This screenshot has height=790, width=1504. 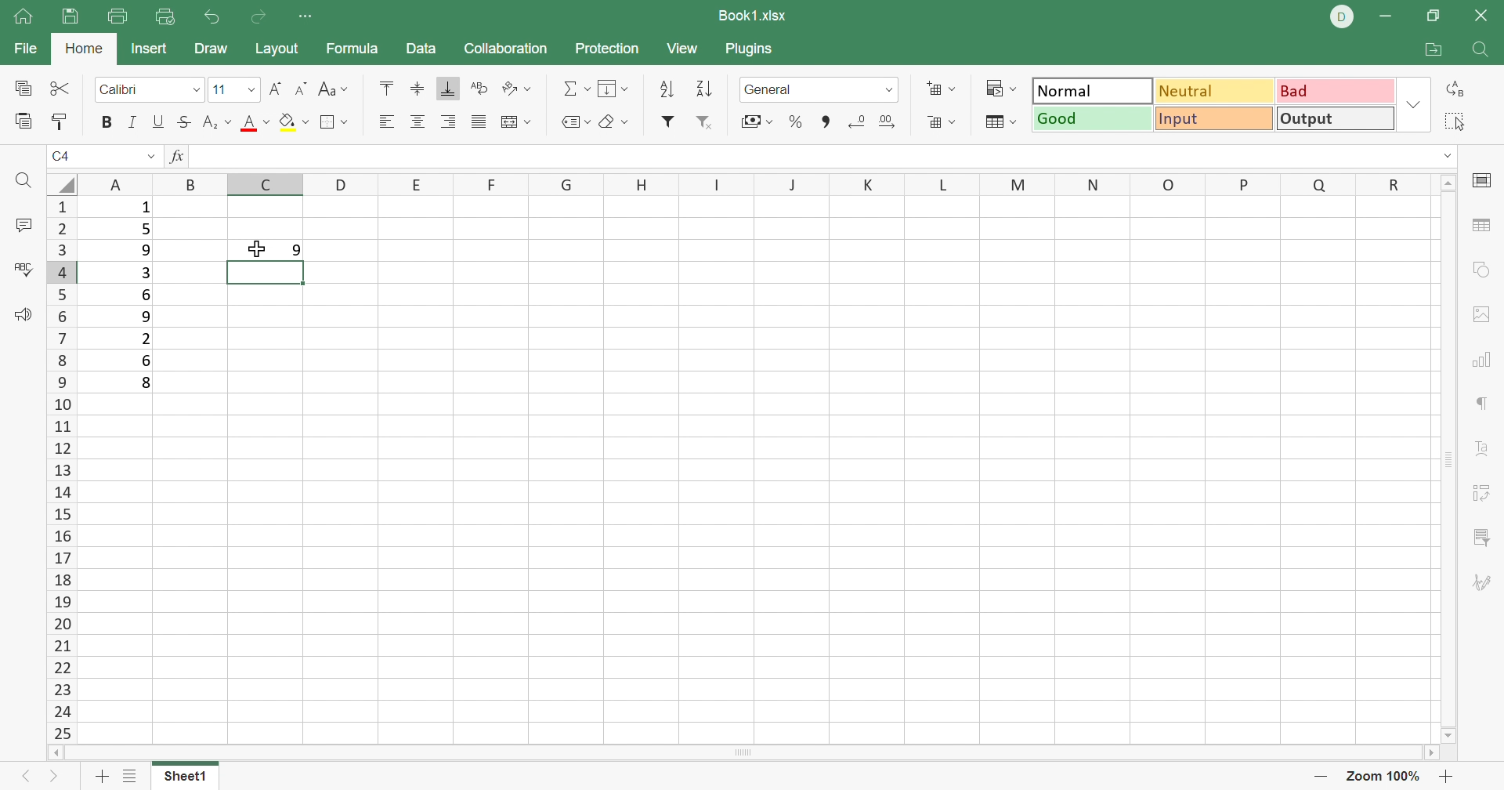 What do you see at coordinates (1480, 403) in the screenshot?
I see `paragraph settings` at bounding box center [1480, 403].